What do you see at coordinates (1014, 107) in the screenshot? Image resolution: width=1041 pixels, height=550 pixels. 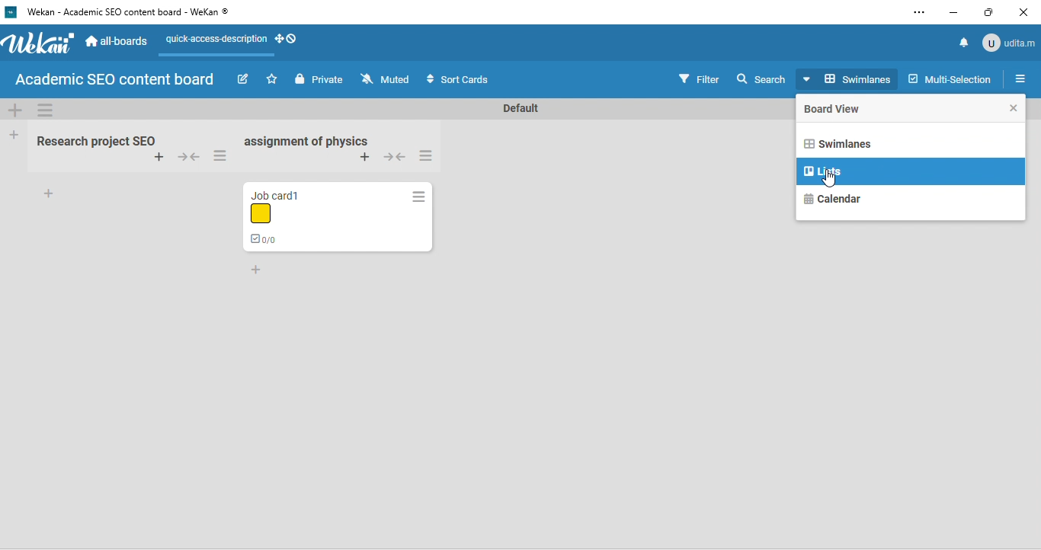 I see `Close` at bounding box center [1014, 107].